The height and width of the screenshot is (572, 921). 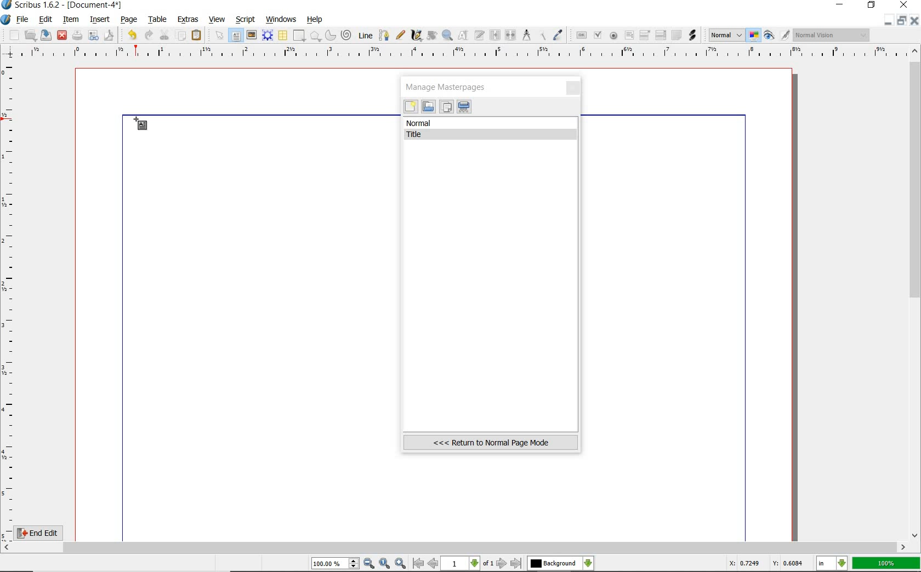 What do you see at coordinates (246, 19) in the screenshot?
I see `script` at bounding box center [246, 19].